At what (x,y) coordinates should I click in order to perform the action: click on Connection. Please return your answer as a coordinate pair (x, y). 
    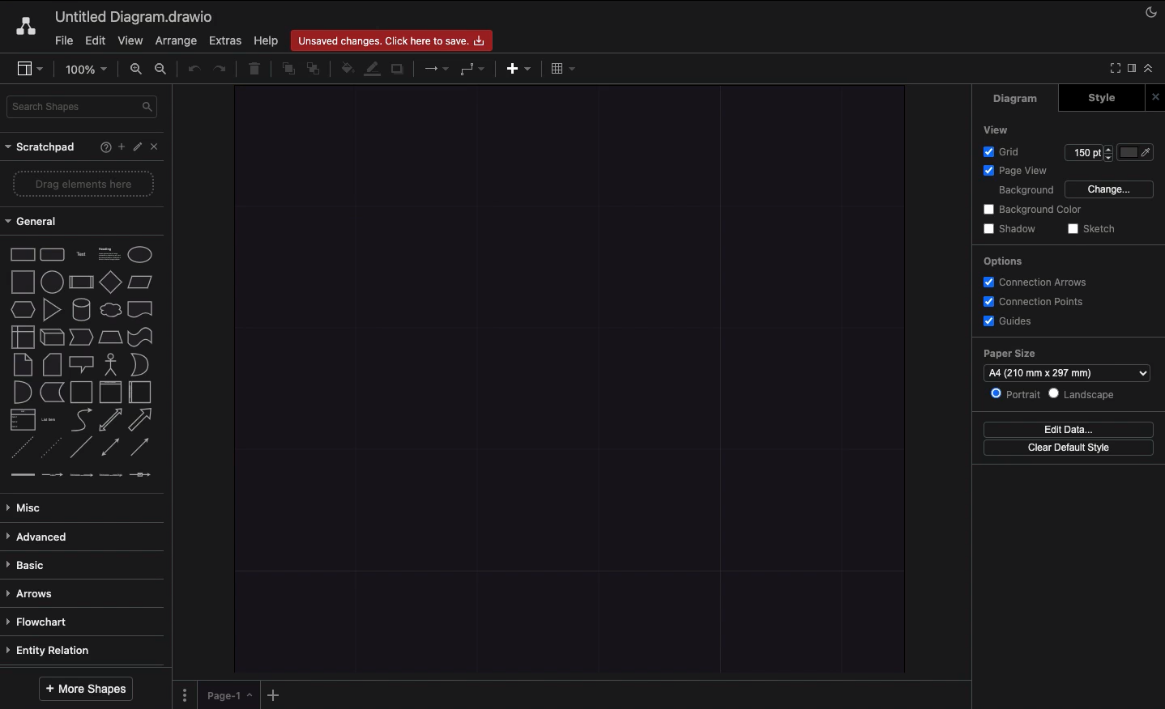
    Looking at the image, I should click on (436, 69).